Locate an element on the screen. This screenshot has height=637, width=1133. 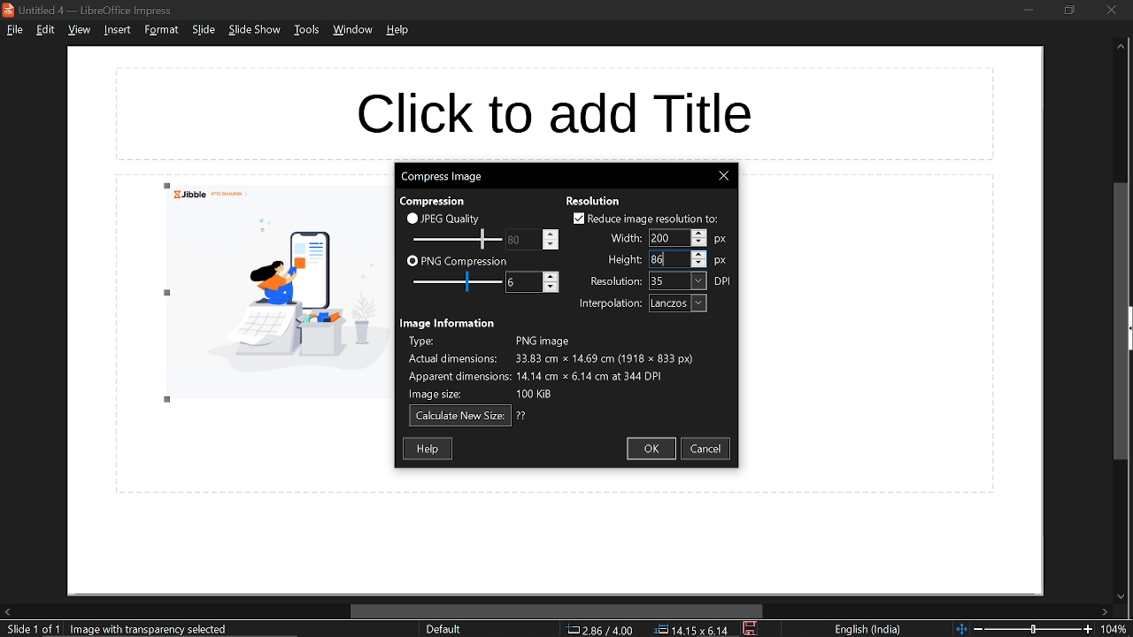
close is located at coordinates (1111, 10).